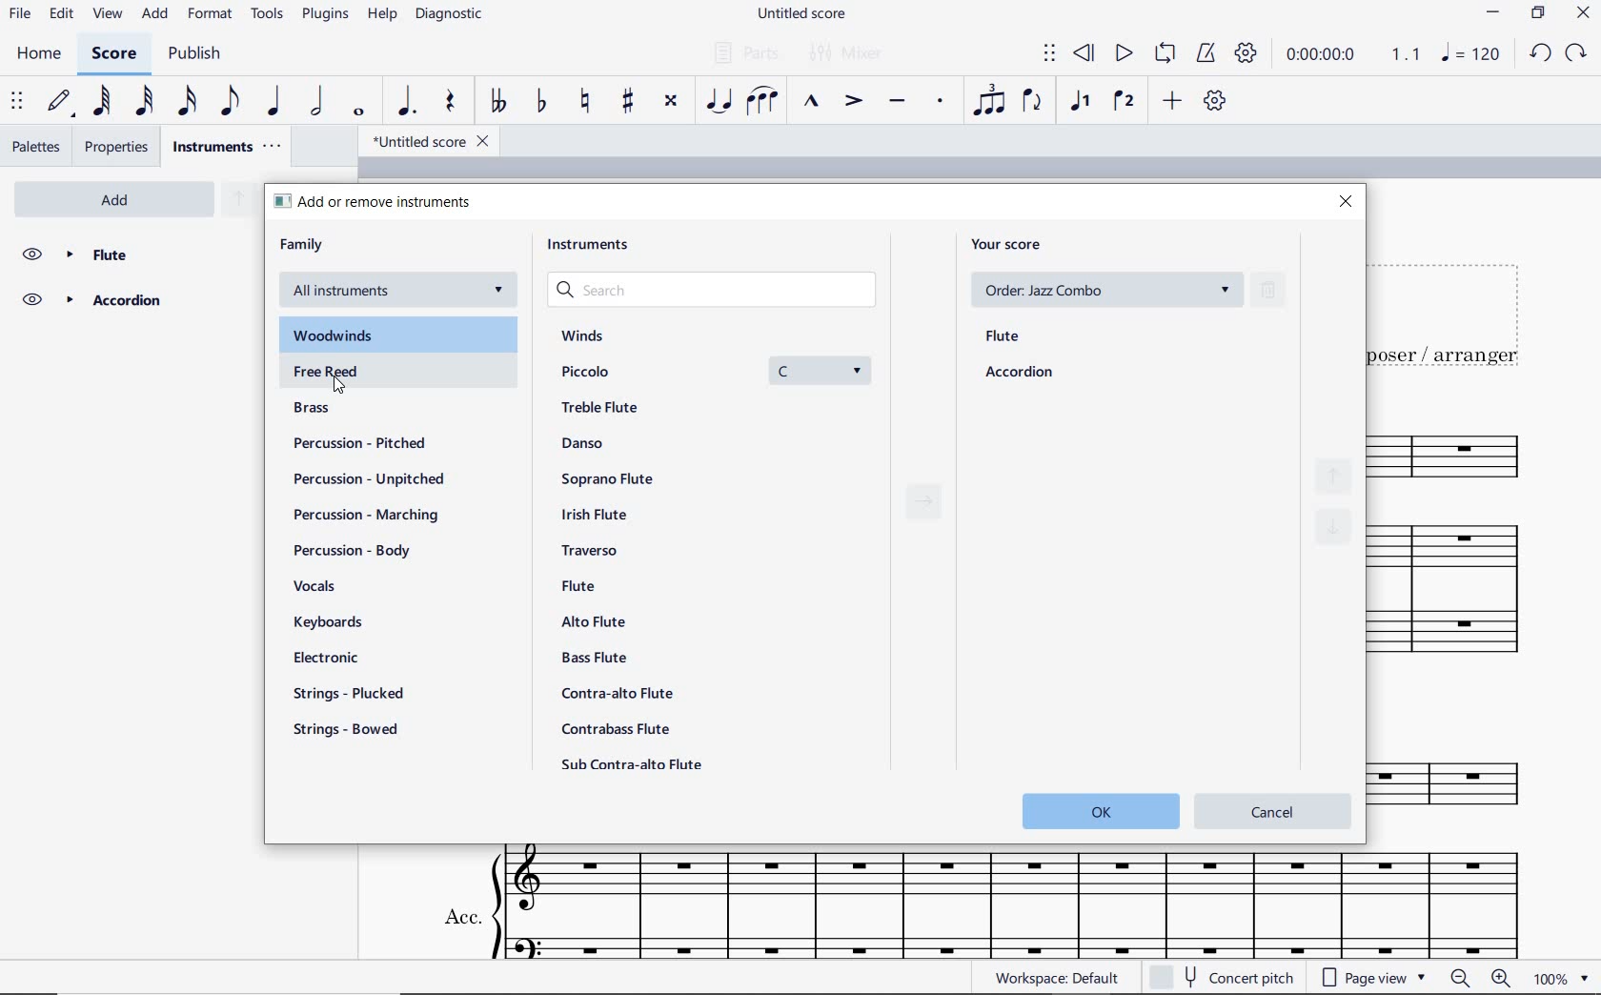 Image resolution: width=1601 pixels, height=995 pixels. What do you see at coordinates (633, 764) in the screenshot?
I see `sub contra-alto Flute` at bounding box center [633, 764].